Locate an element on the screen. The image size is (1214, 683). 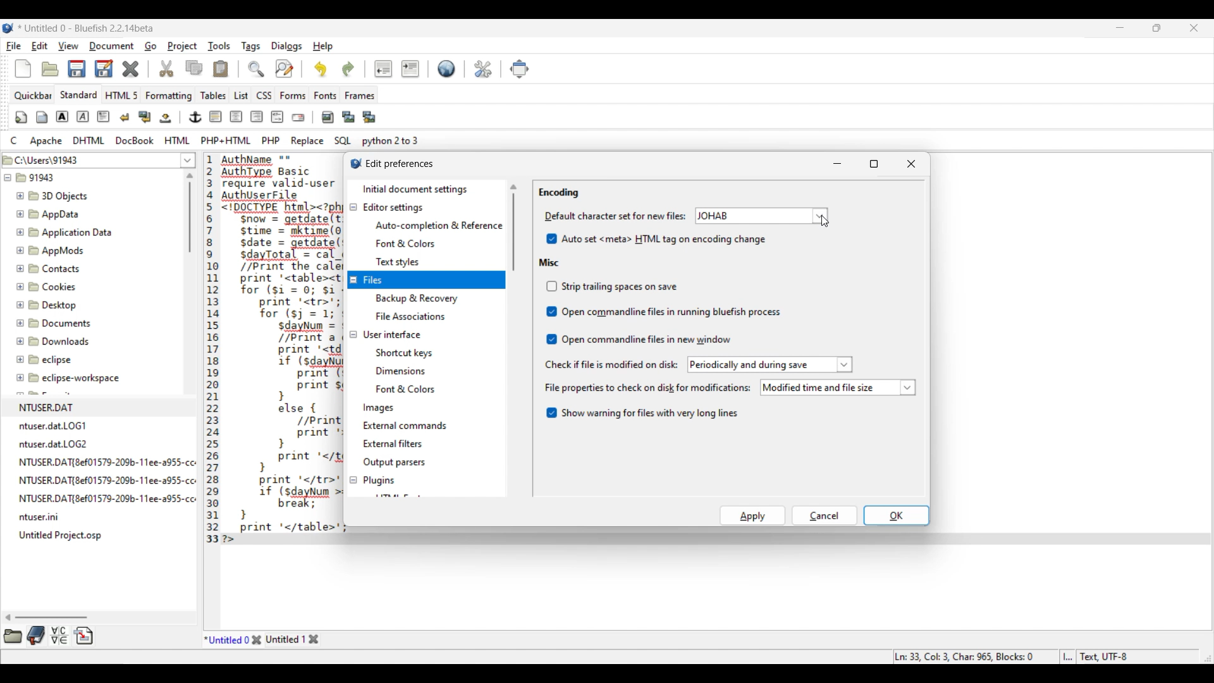
External commands is located at coordinates (406, 425).